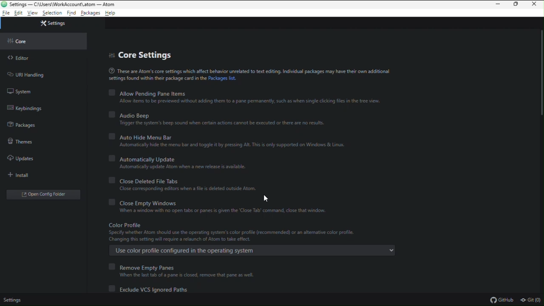 The image size is (544, 306). Describe the element at coordinates (52, 14) in the screenshot. I see `Selection` at that location.